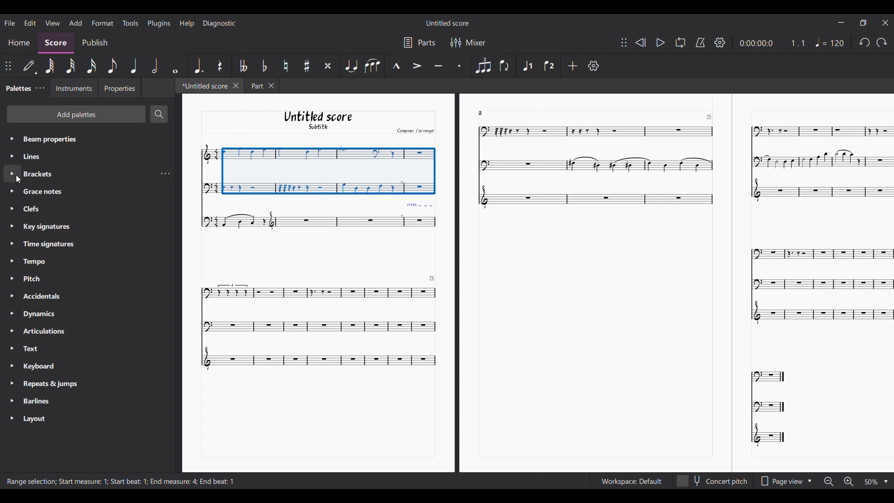 Image resolution: width=894 pixels, height=503 pixels. Describe the element at coordinates (765, 434) in the screenshot. I see `` at that location.